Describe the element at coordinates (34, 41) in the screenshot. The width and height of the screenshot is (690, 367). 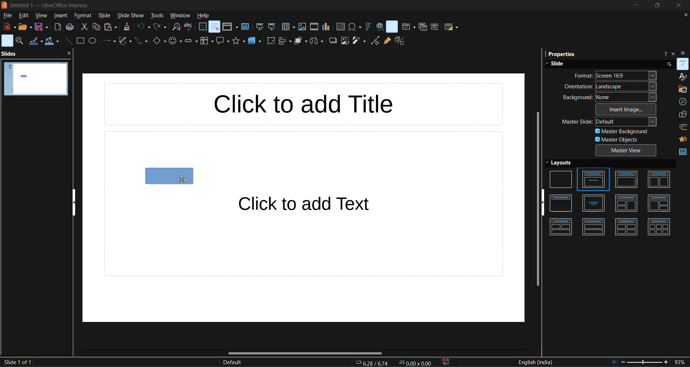
I see `line color` at that location.